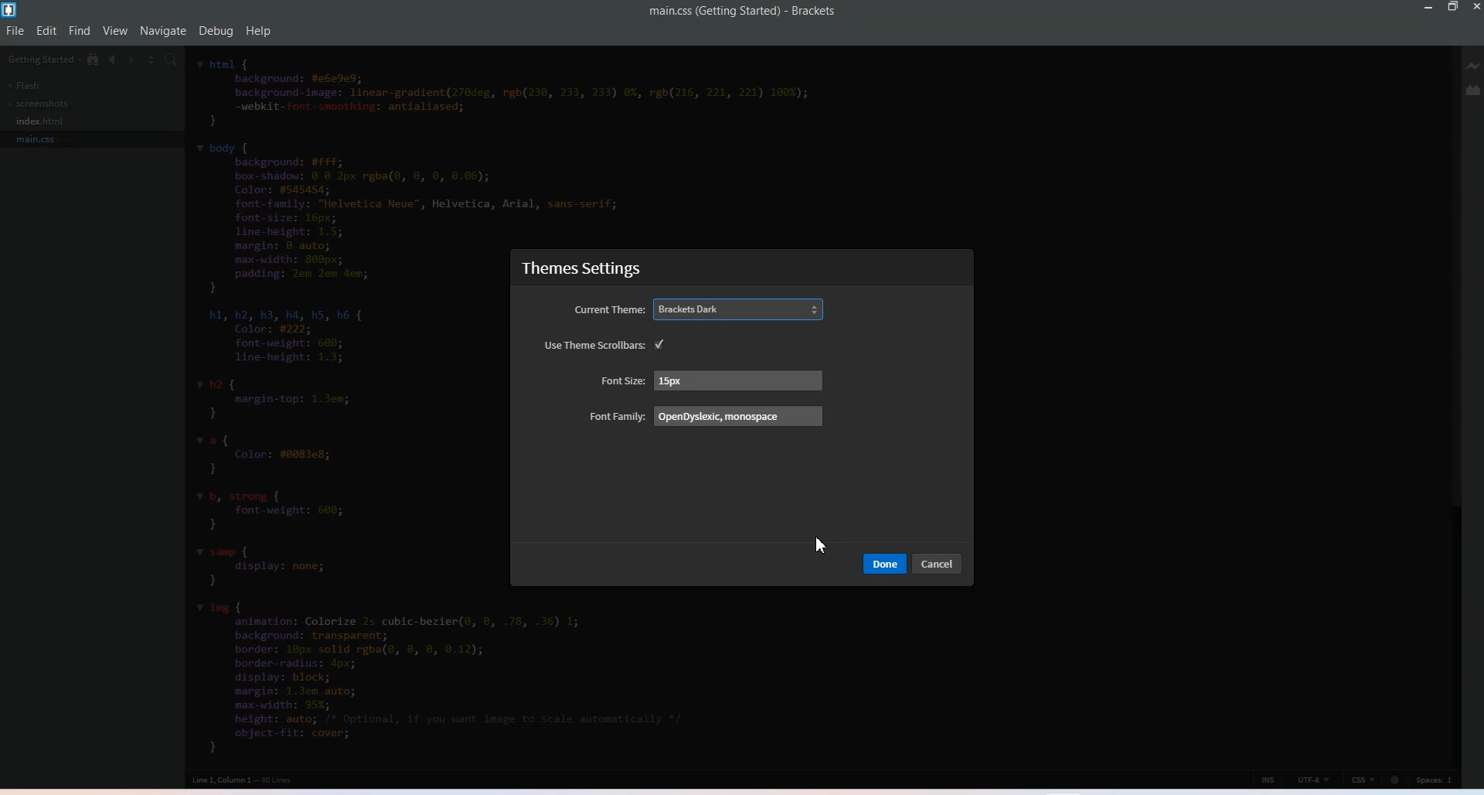 The width and height of the screenshot is (1484, 795). What do you see at coordinates (941, 563) in the screenshot?
I see `cancel` at bounding box center [941, 563].